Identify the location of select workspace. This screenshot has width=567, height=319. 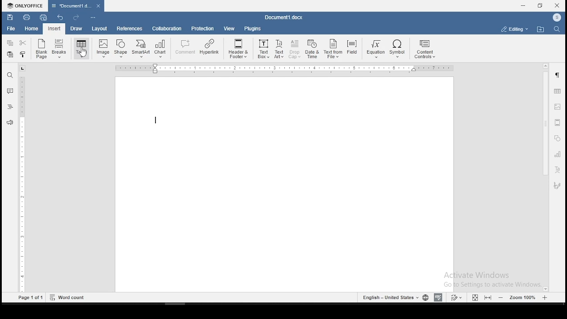
(513, 28).